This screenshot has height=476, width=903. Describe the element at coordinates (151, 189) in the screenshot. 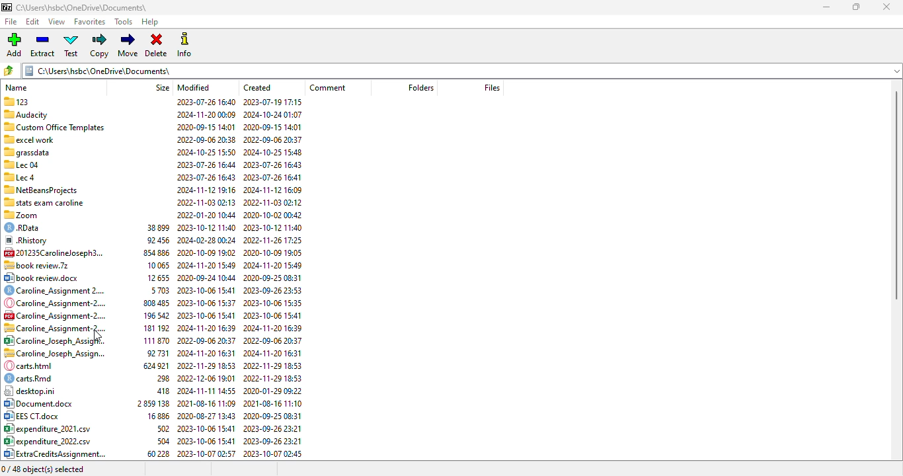

I see `*™ NetBeansProiects 2024-11-12 19:16 2024-11-12 16:09` at that location.